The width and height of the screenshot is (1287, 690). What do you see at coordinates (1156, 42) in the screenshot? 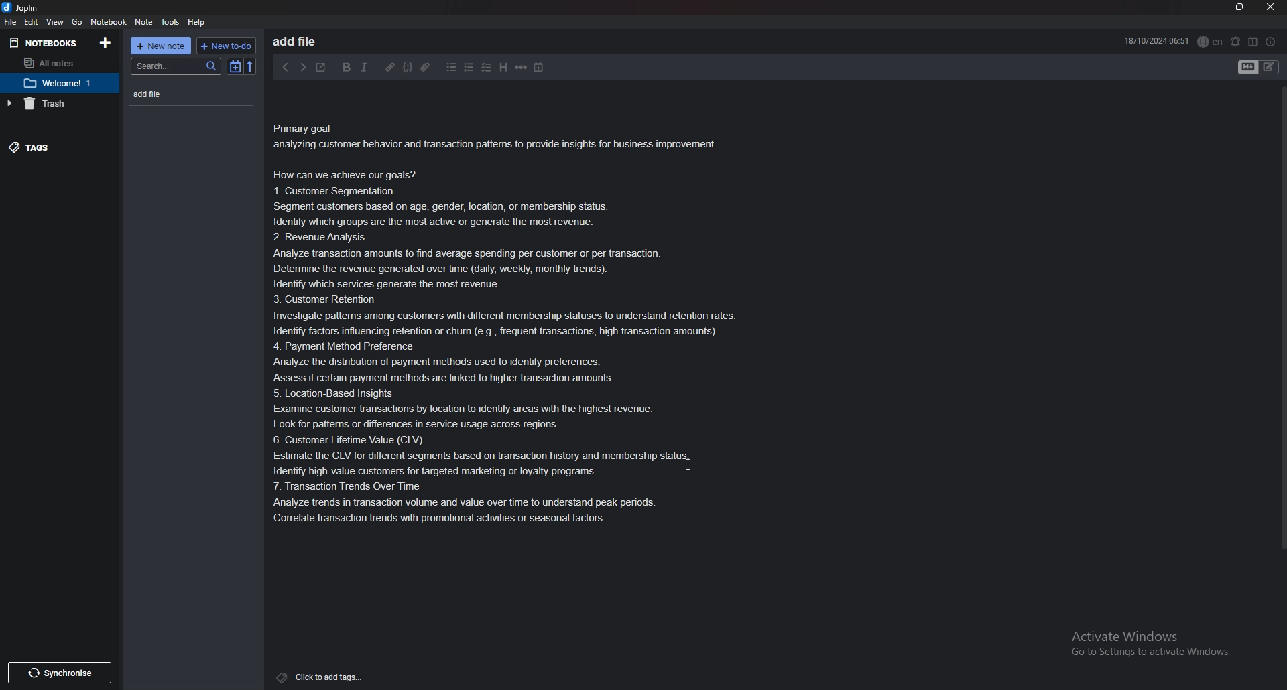
I see `time` at bounding box center [1156, 42].